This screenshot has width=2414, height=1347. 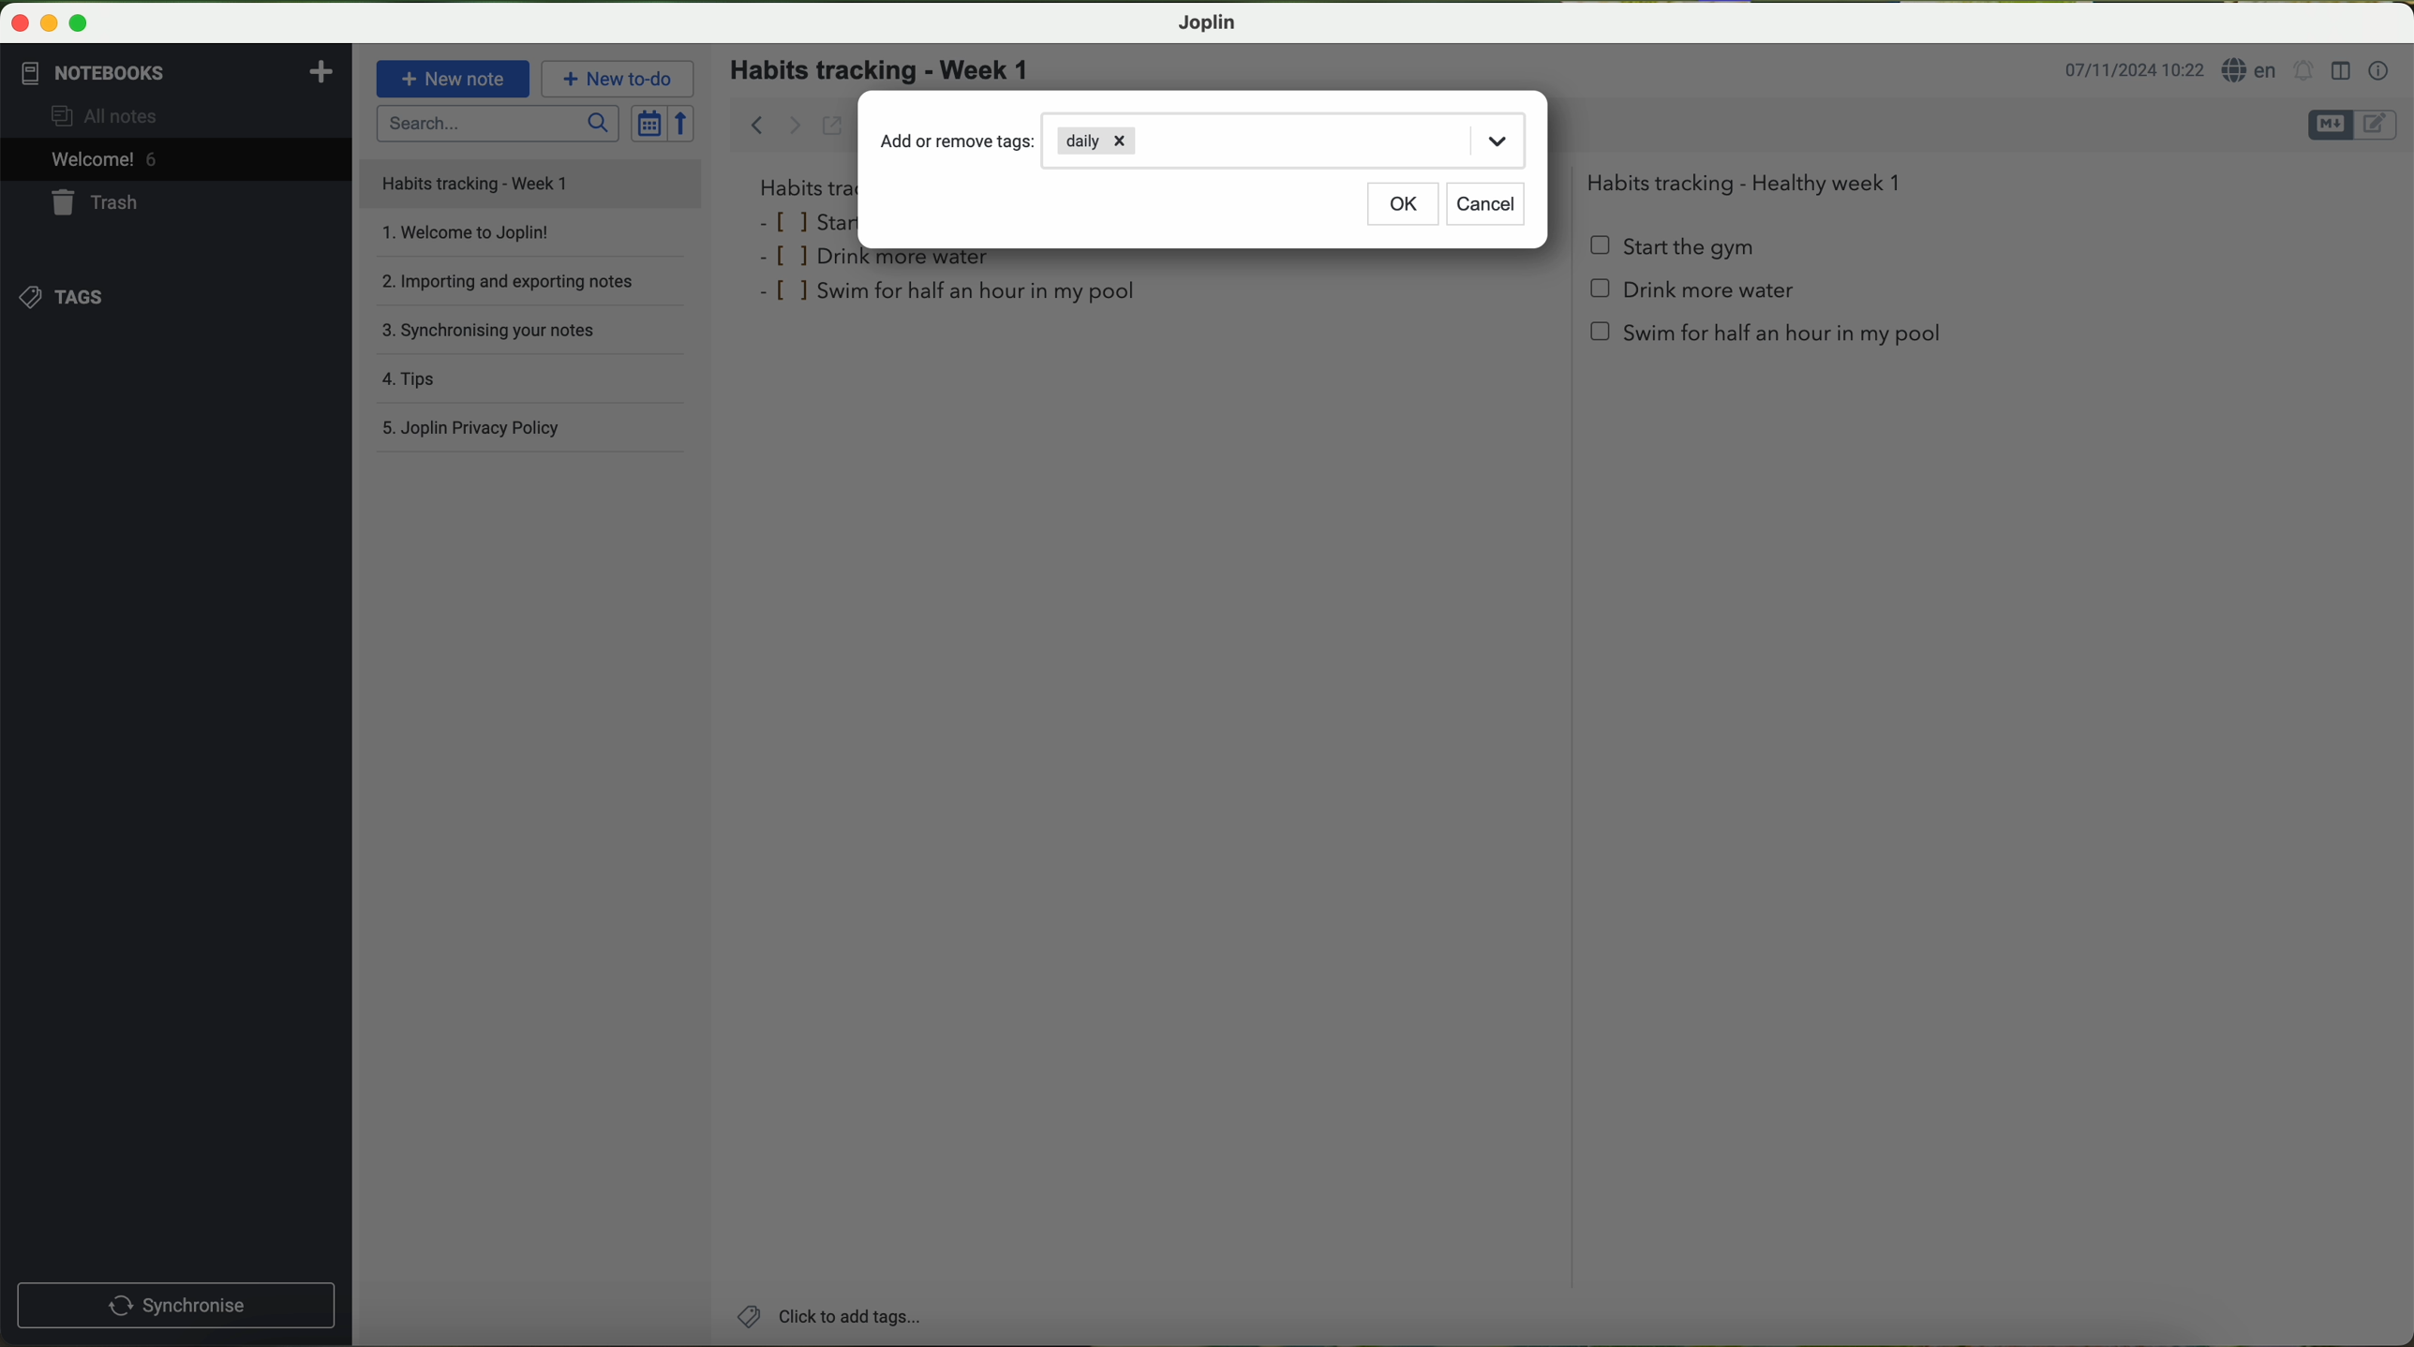 I want to click on welcome to Joplin, so click(x=529, y=241).